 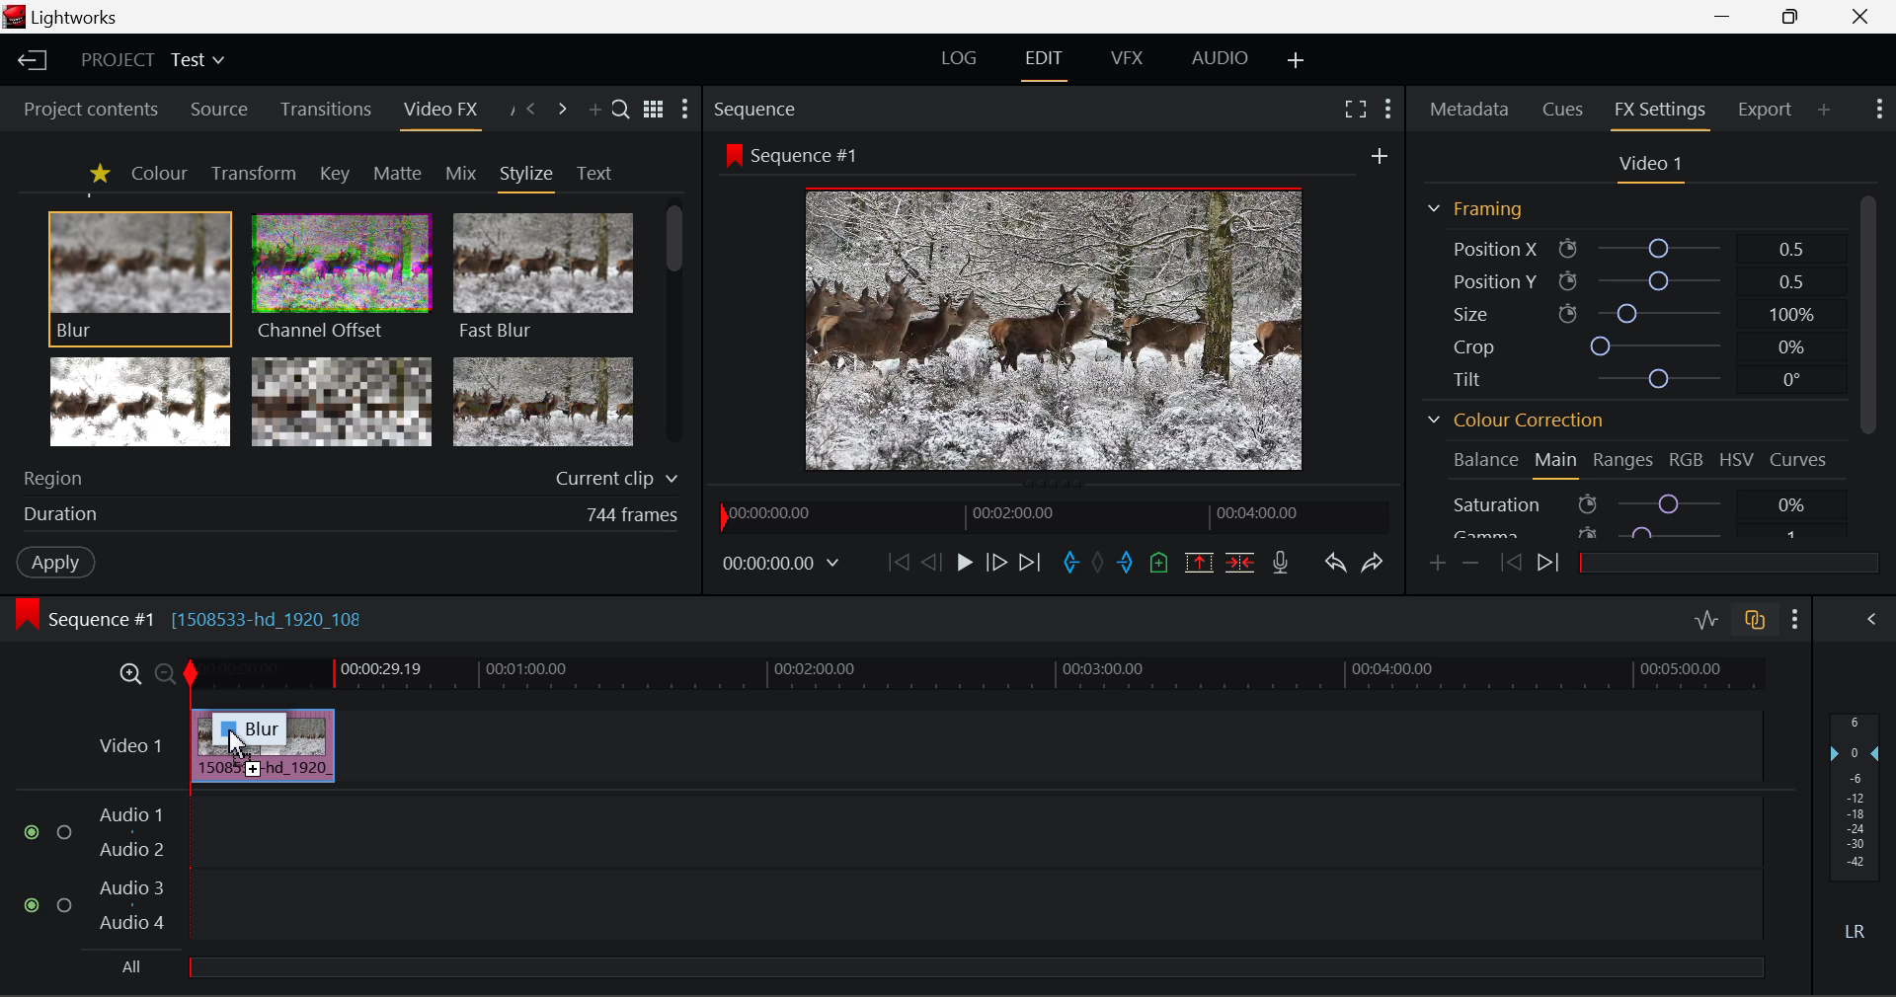 I want to click on AUDIO Layout, so click(x=1219, y=59).